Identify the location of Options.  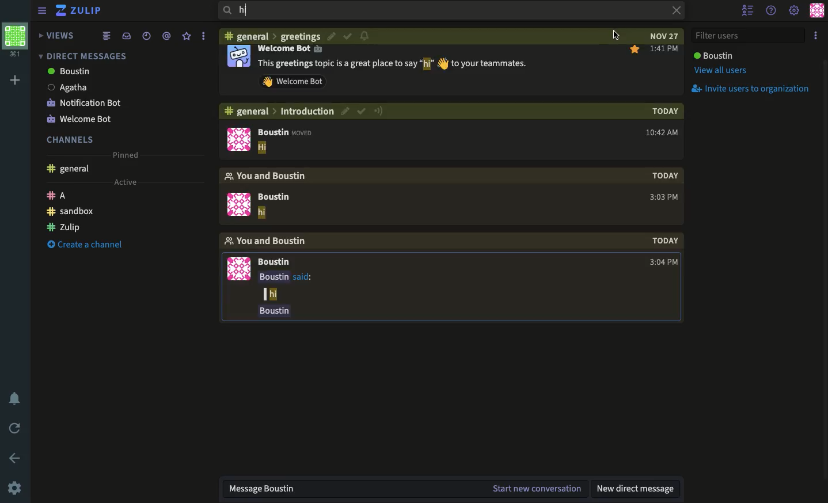
(202, 36).